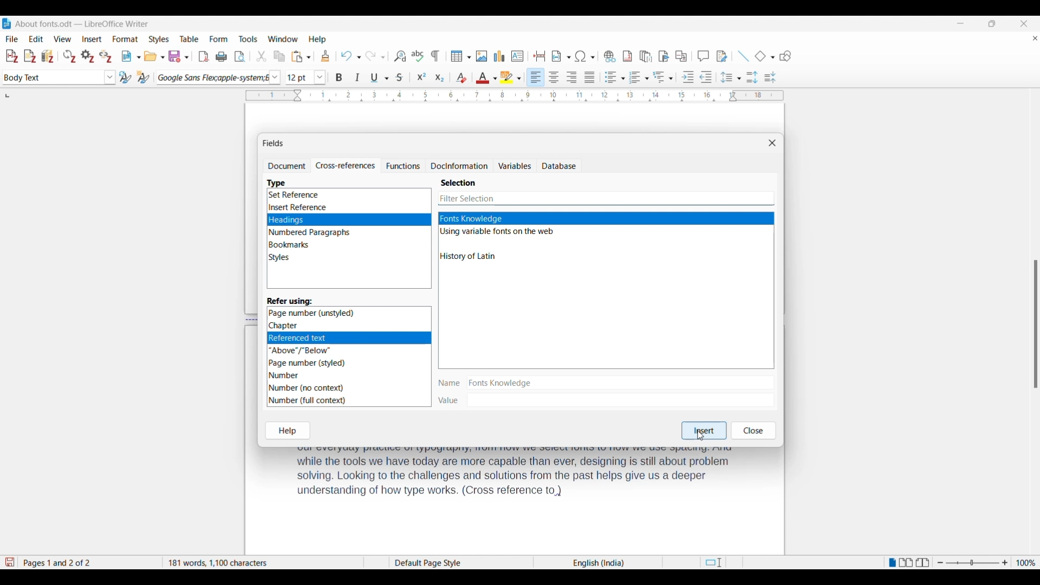 This screenshot has height=585, width=1040. I want to click on Insert line, so click(743, 56).